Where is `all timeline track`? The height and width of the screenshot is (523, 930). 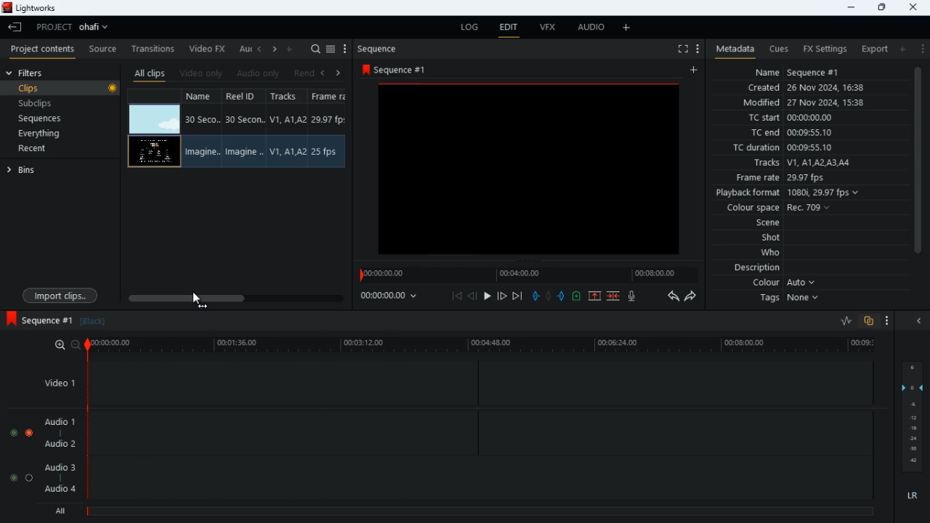
all timeline track is located at coordinates (482, 508).